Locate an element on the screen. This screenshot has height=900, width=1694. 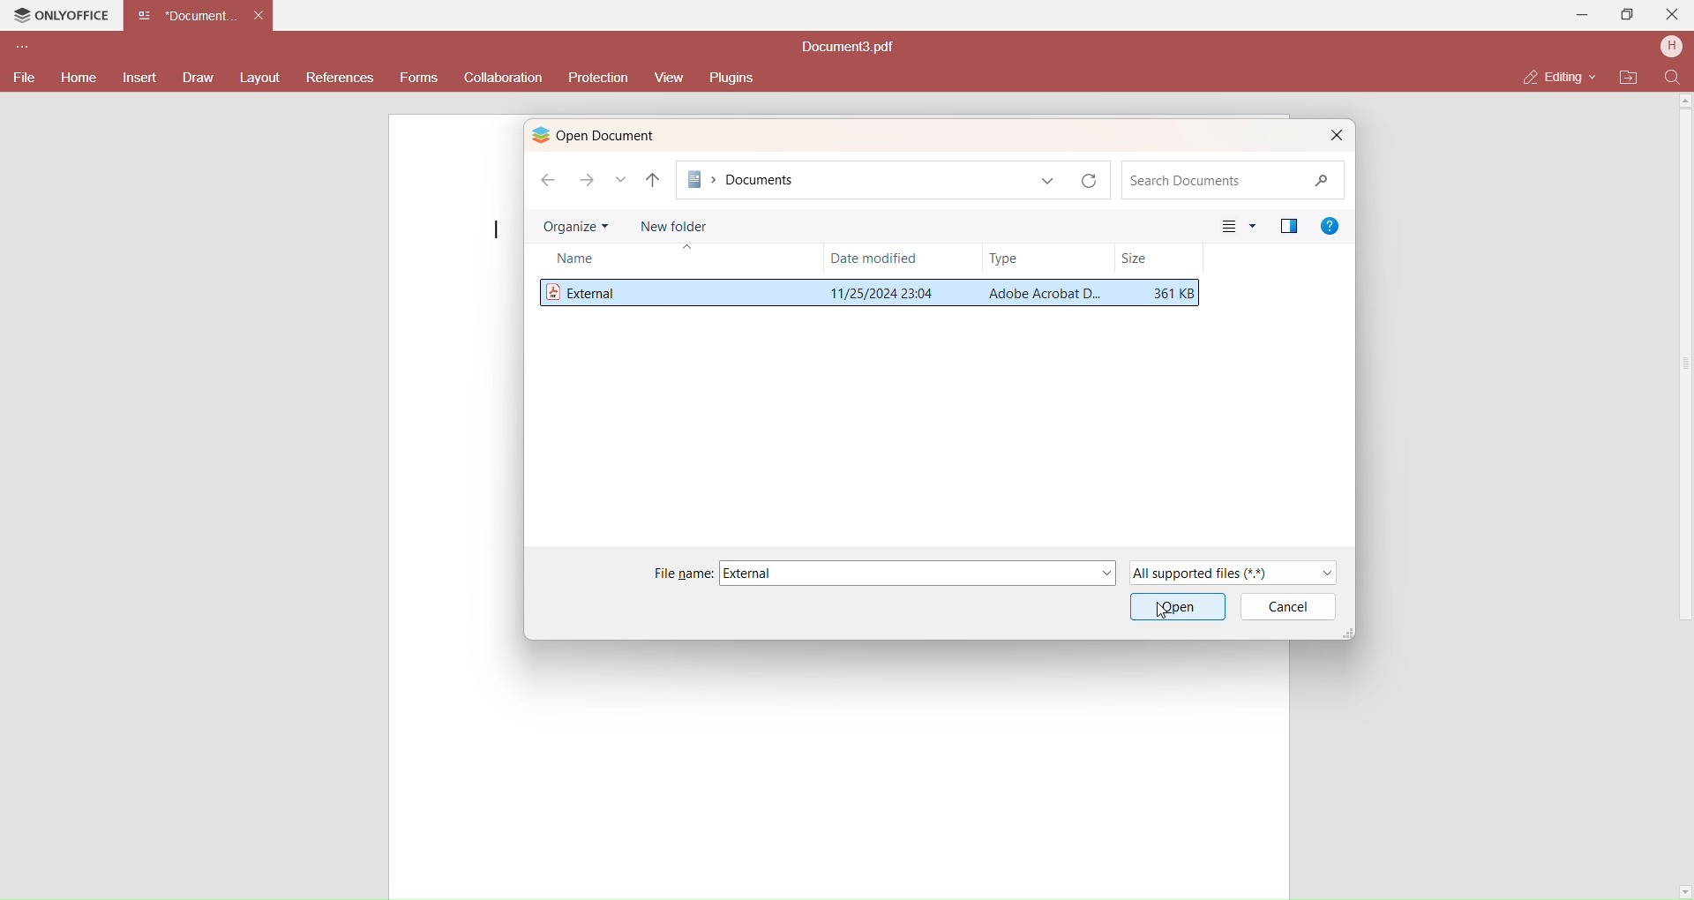
previous location is located at coordinates (1049, 181).